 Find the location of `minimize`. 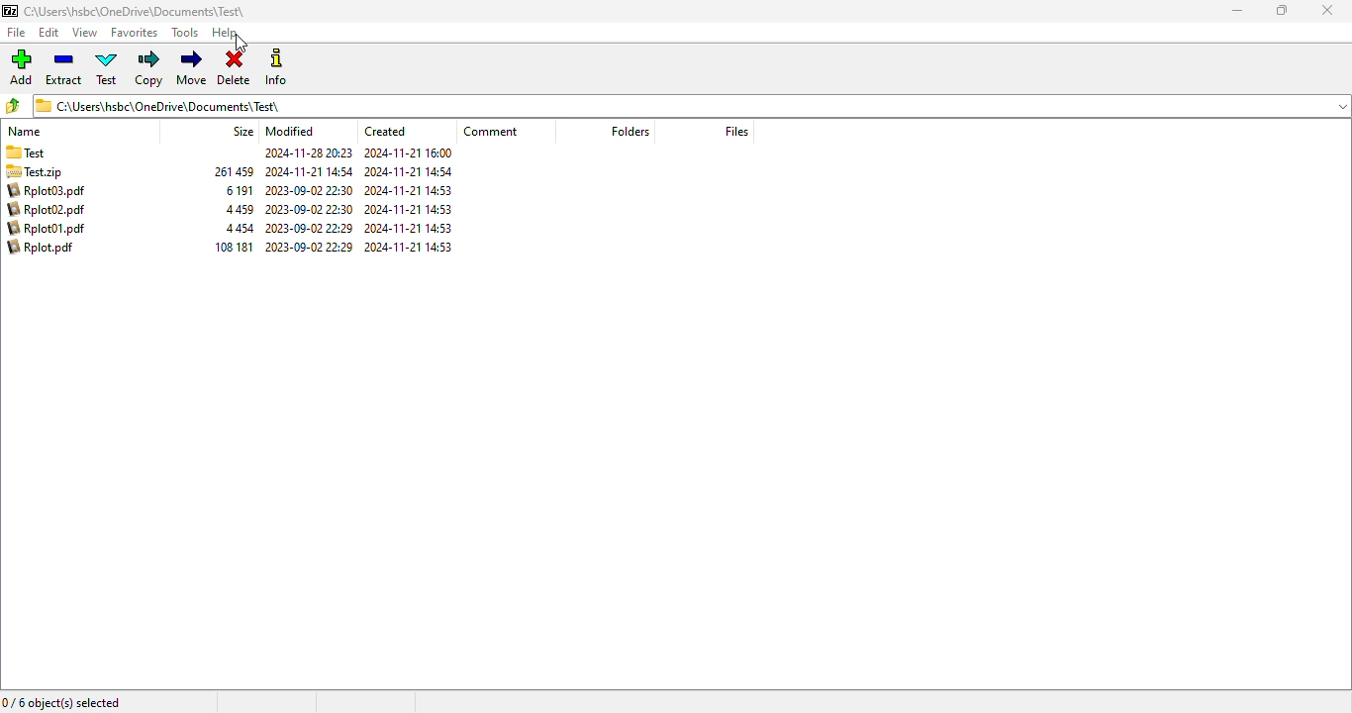

minimize is located at coordinates (1238, 10).